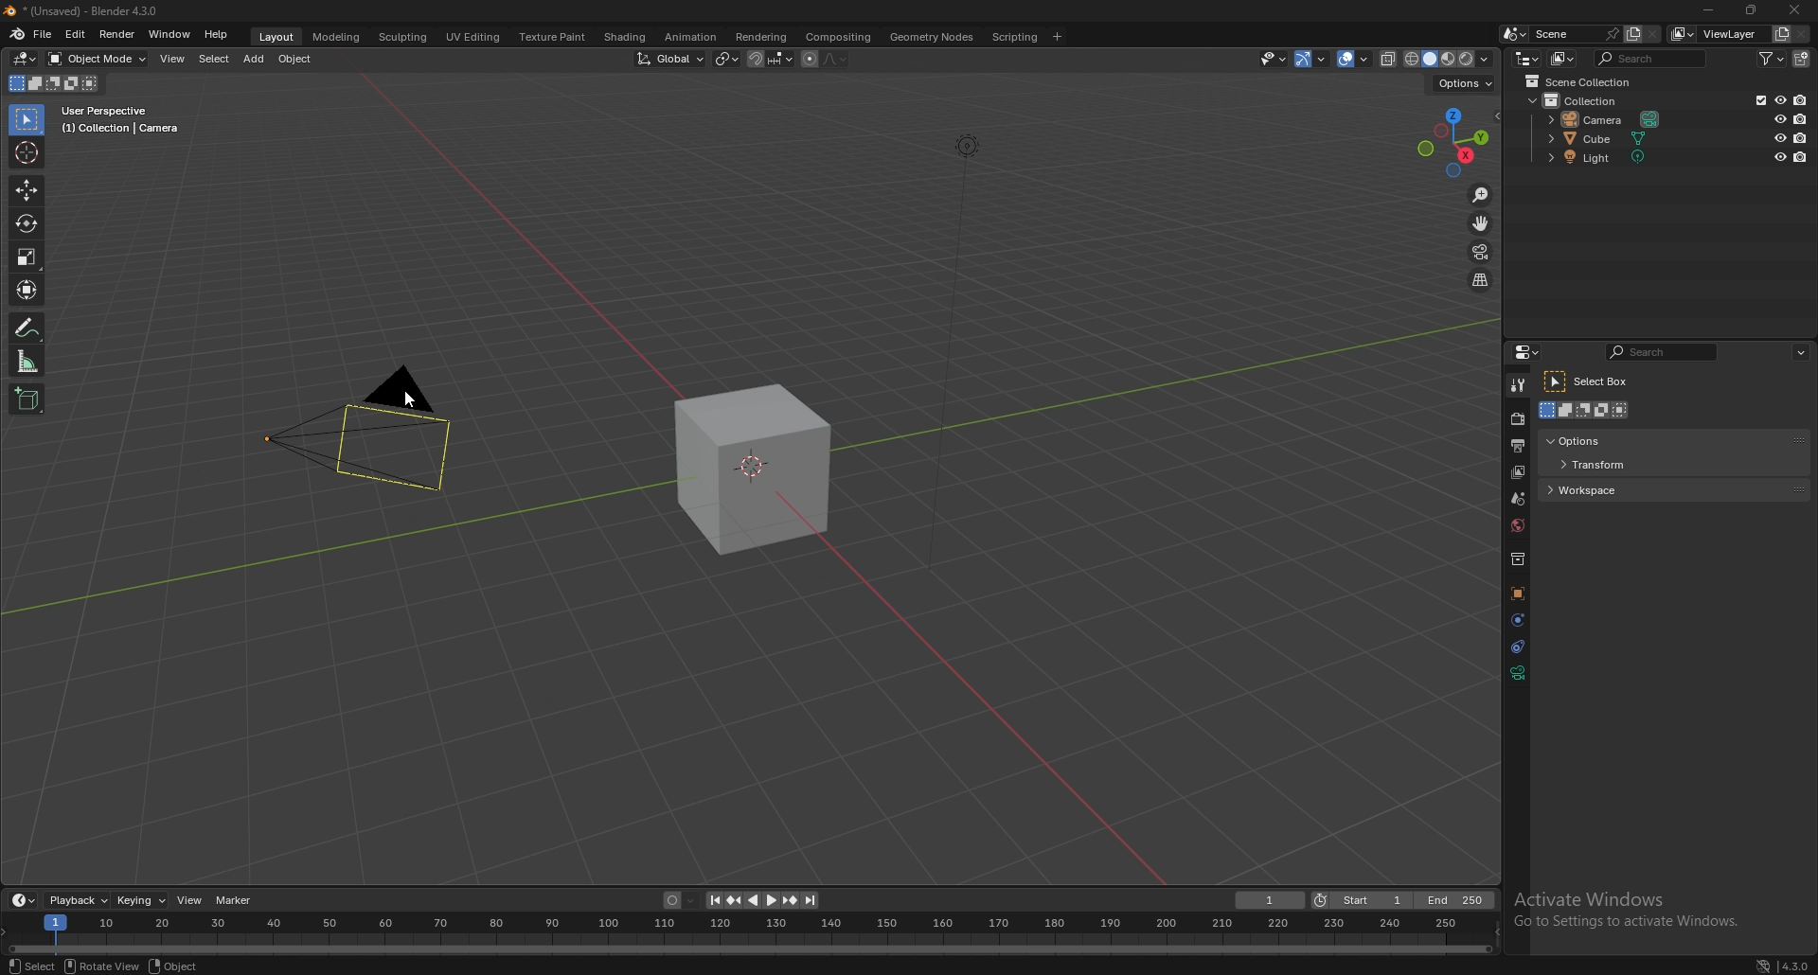 The height and width of the screenshot is (975, 1818). What do you see at coordinates (1573, 34) in the screenshot?
I see `scene` at bounding box center [1573, 34].